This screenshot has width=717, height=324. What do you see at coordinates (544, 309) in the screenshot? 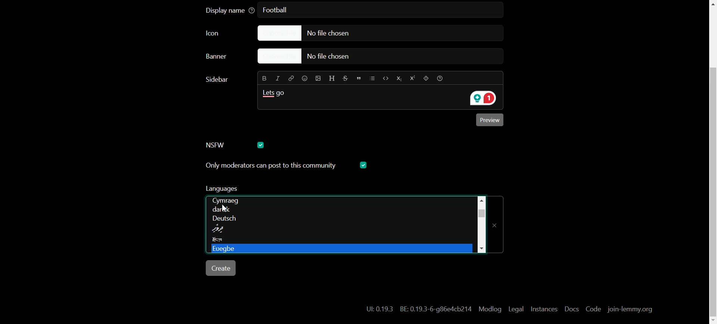
I see `Instance` at bounding box center [544, 309].